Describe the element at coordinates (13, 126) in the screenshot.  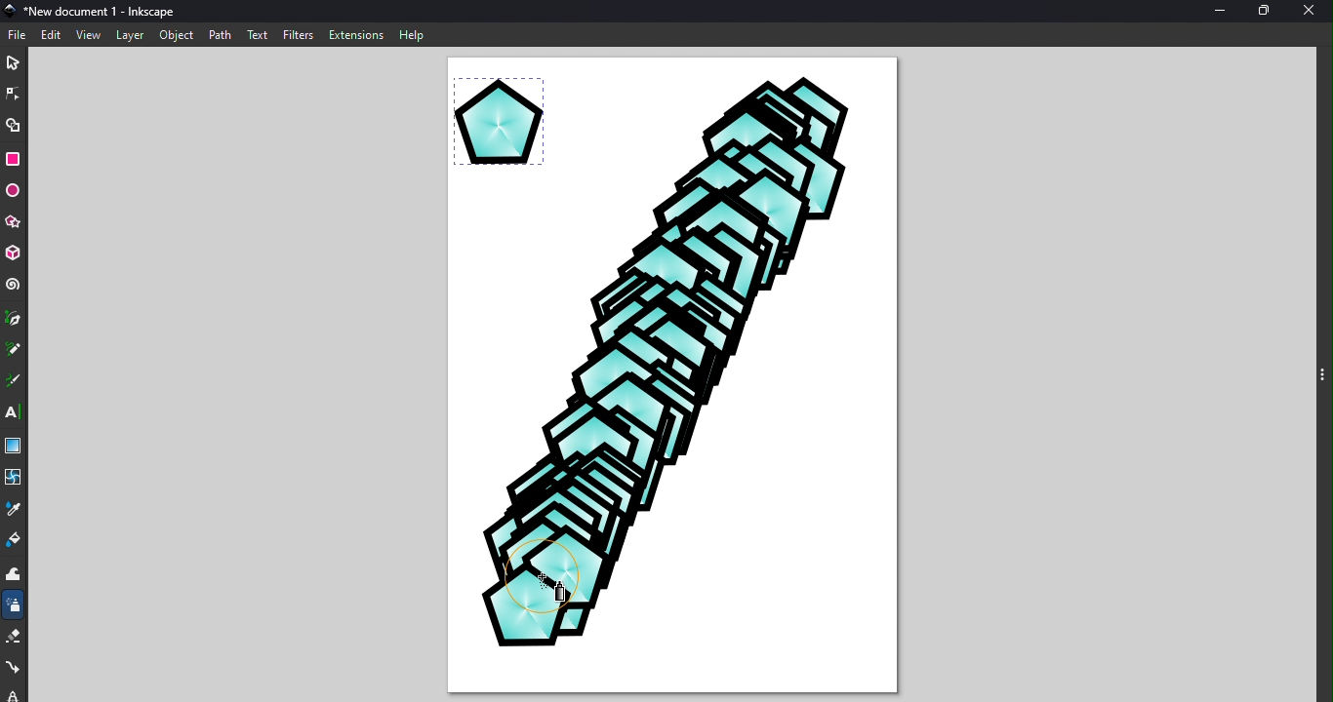
I see `Shape builder tool` at that location.